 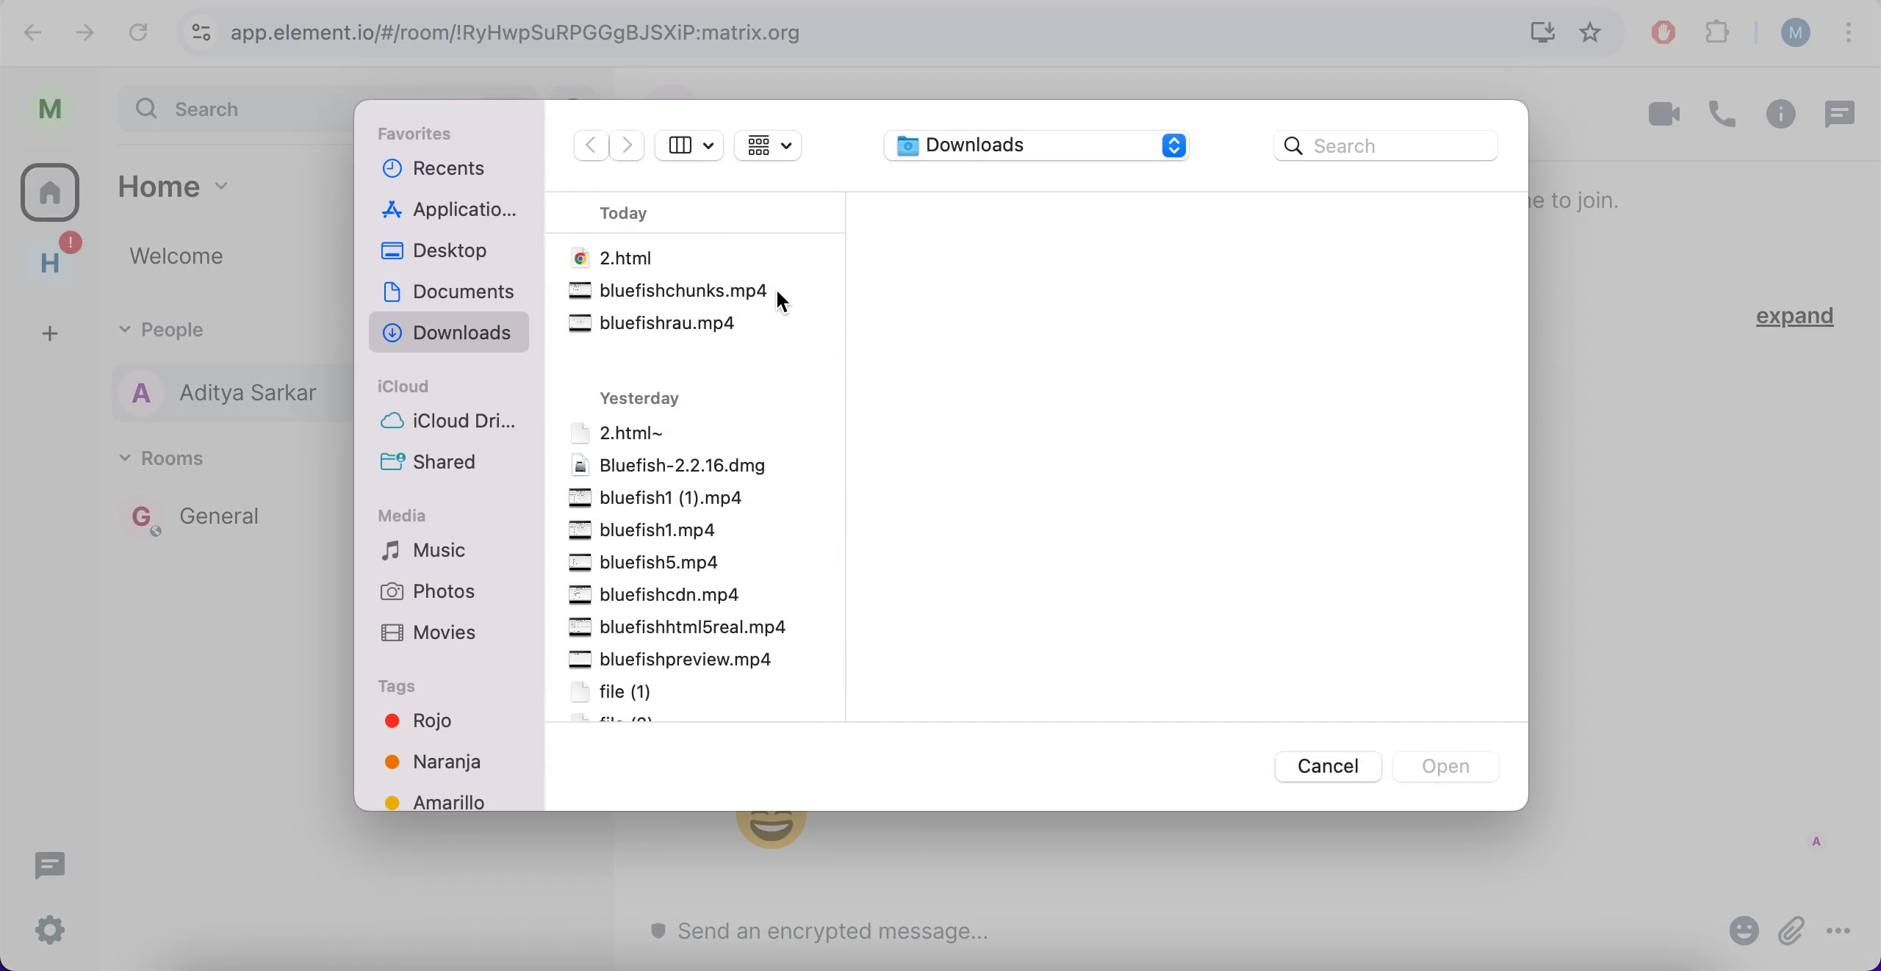 What do you see at coordinates (1838, 113) in the screenshot?
I see `chat` at bounding box center [1838, 113].